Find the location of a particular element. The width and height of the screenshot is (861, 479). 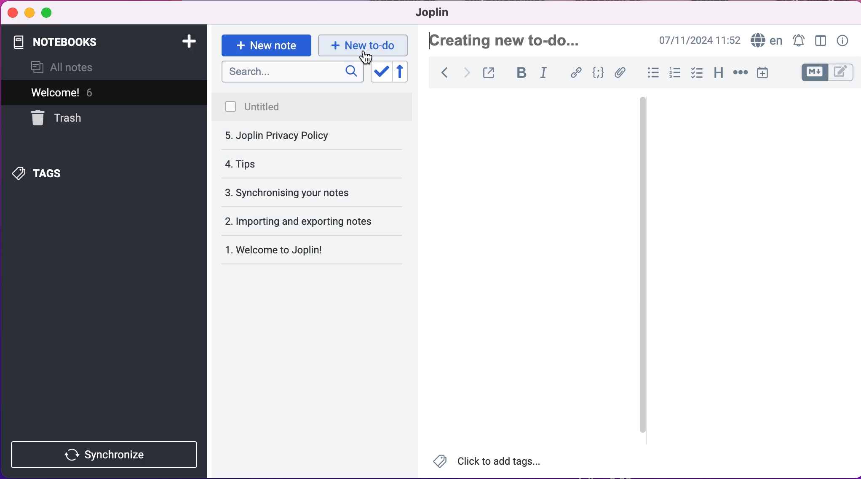

synchronize is located at coordinates (107, 454).